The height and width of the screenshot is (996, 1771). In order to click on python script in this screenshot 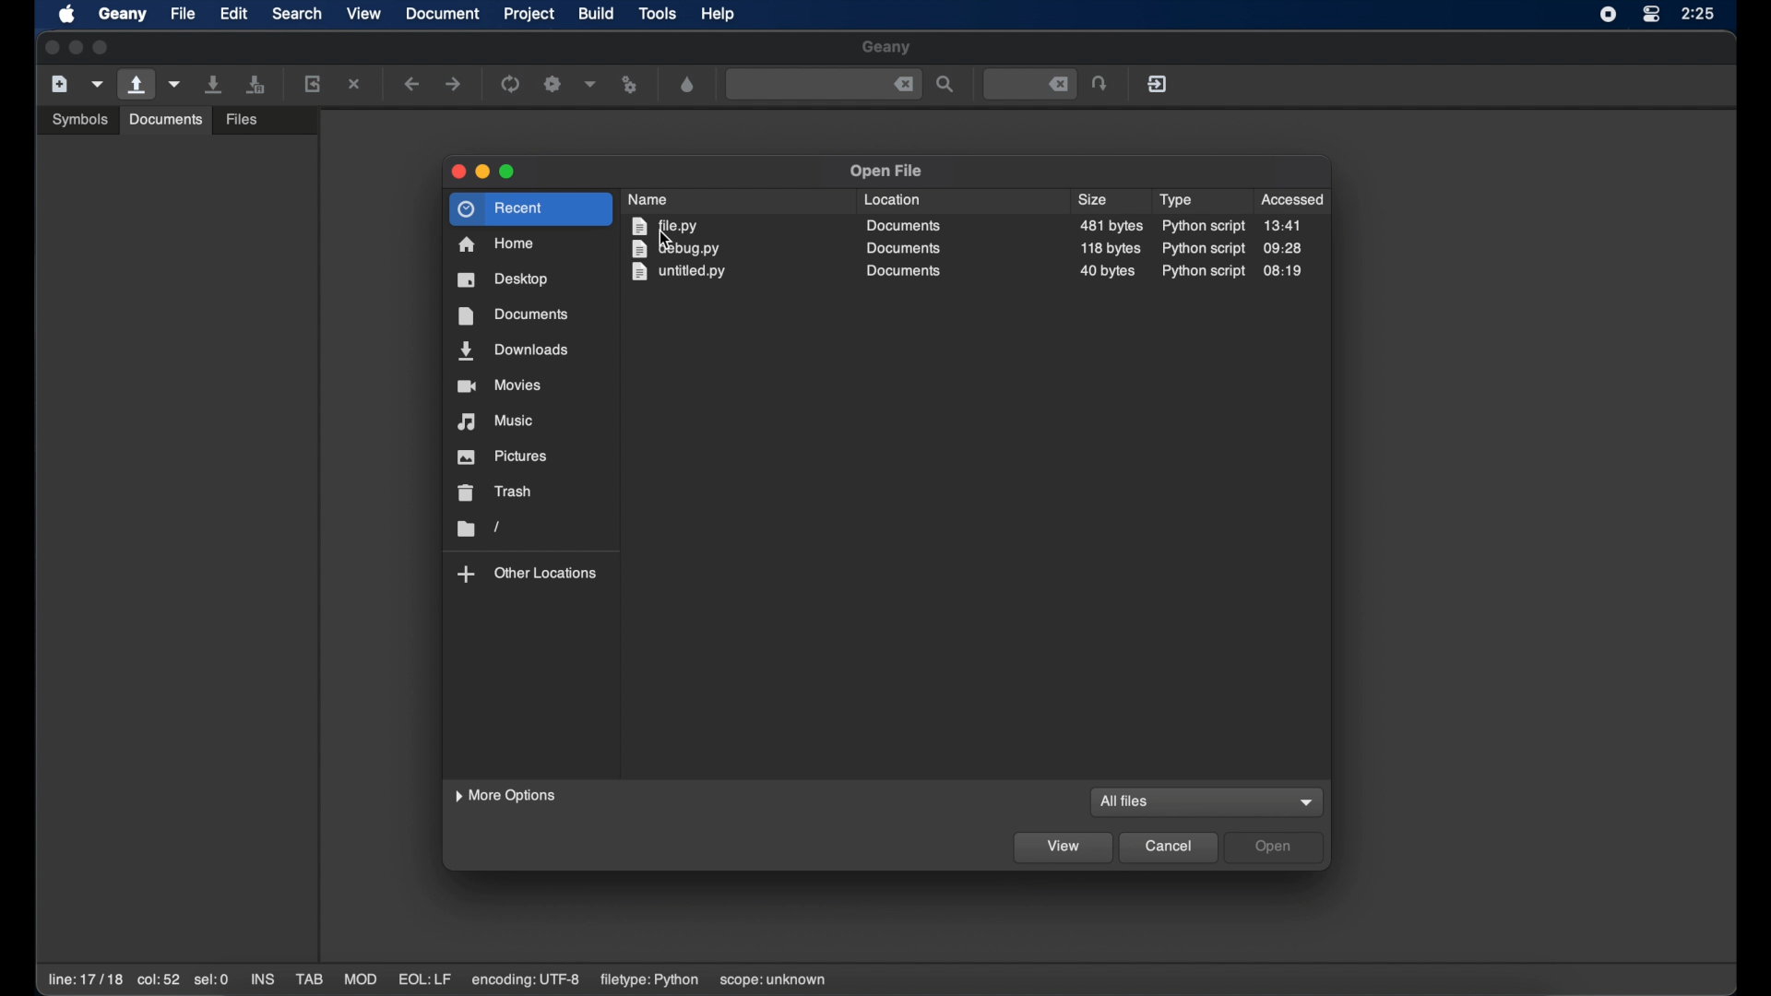, I will do `click(1203, 248)`.